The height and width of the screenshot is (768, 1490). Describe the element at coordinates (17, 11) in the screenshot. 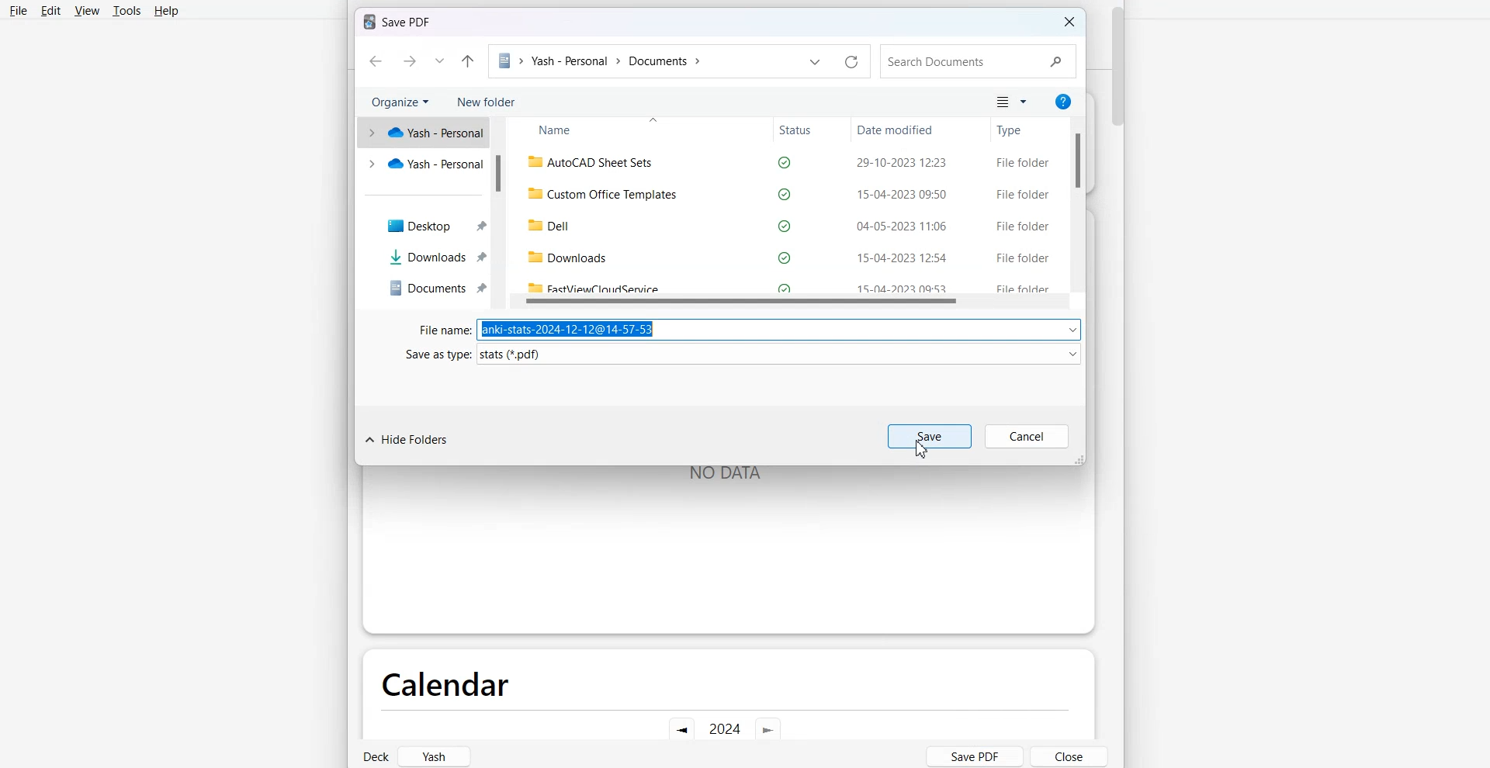

I see `File` at that location.